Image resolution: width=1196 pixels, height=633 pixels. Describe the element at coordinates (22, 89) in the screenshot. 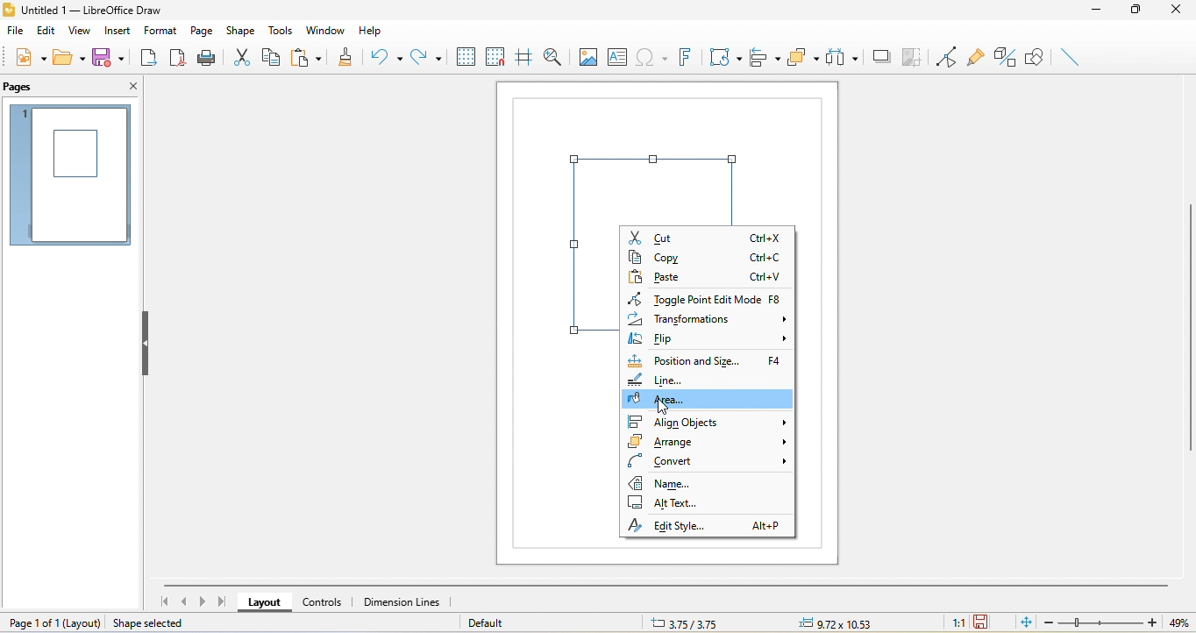

I see `pages` at that location.